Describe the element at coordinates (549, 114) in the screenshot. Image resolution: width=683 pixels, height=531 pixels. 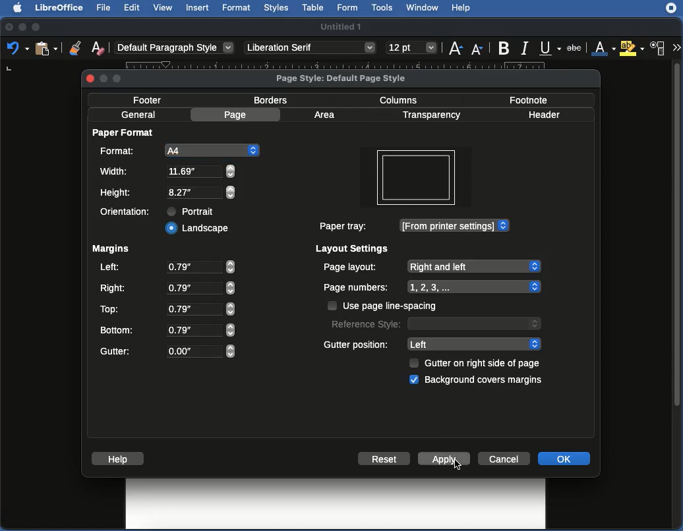
I see `Header` at that location.